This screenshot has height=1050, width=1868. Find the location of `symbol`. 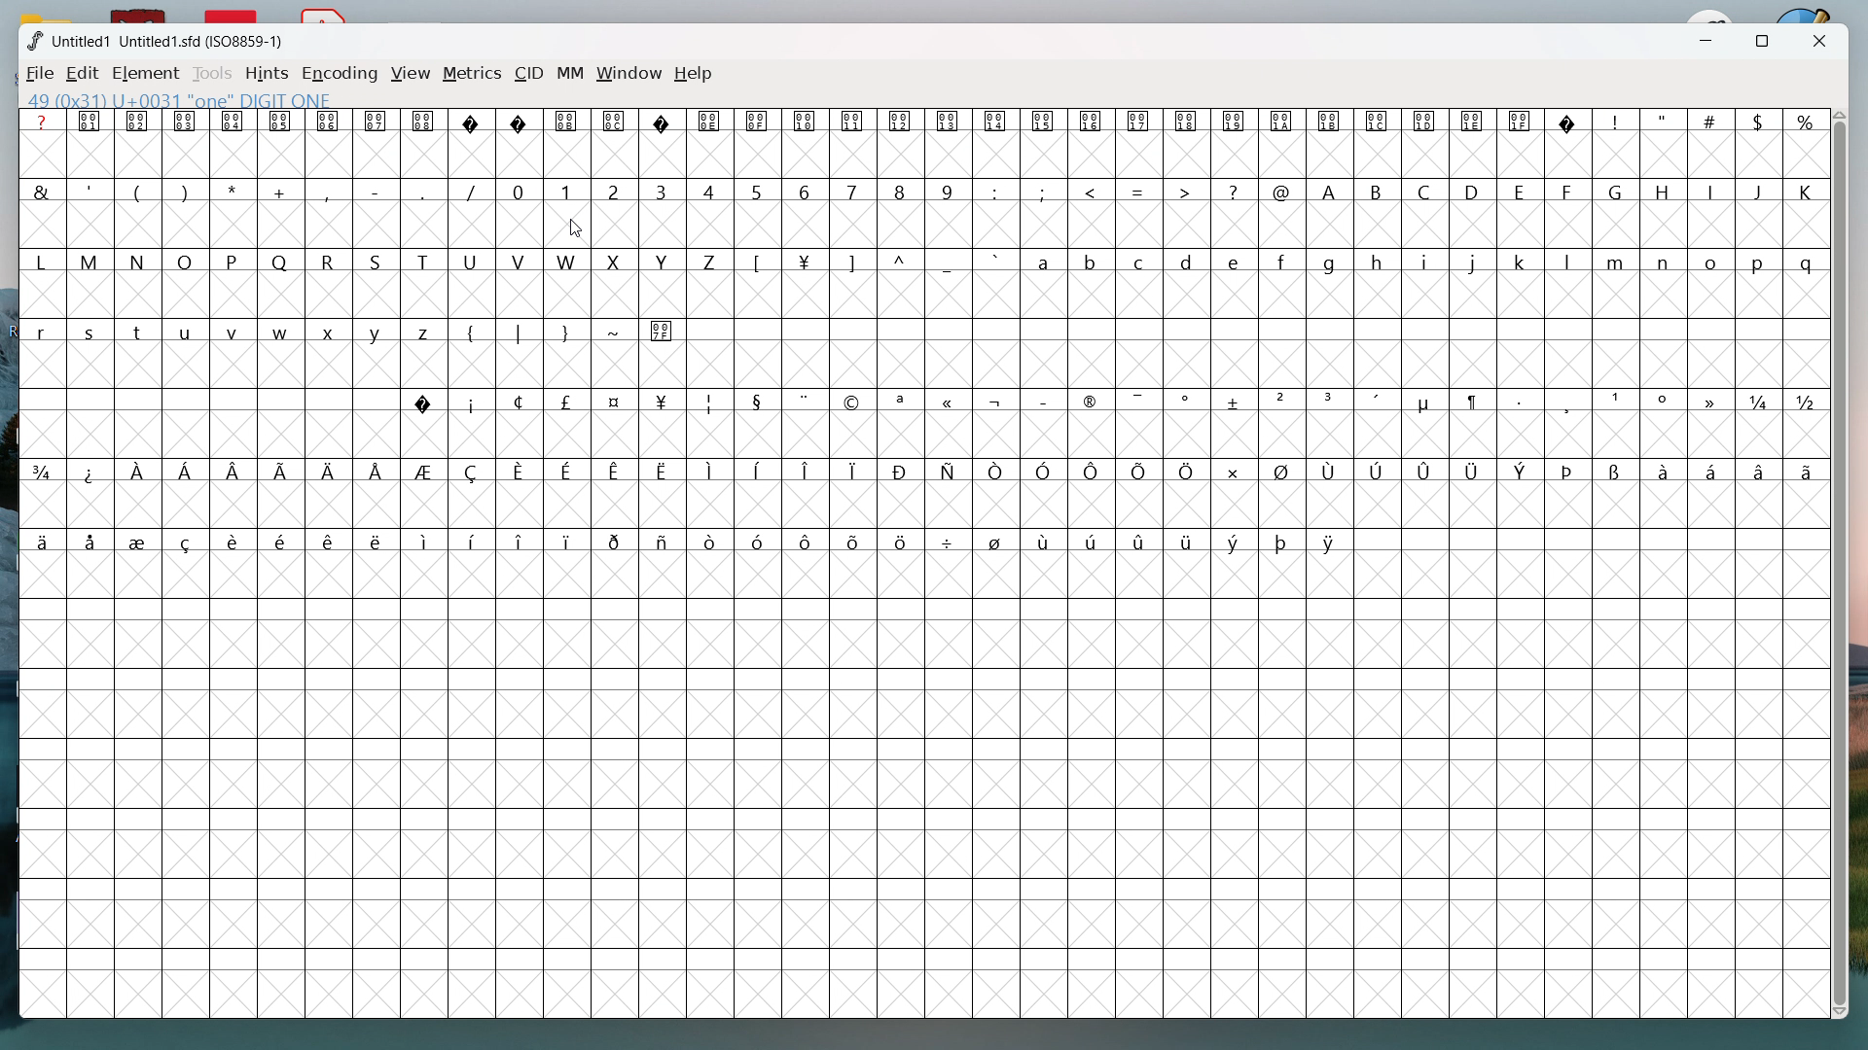

symbol is located at coordinates (762, 471).